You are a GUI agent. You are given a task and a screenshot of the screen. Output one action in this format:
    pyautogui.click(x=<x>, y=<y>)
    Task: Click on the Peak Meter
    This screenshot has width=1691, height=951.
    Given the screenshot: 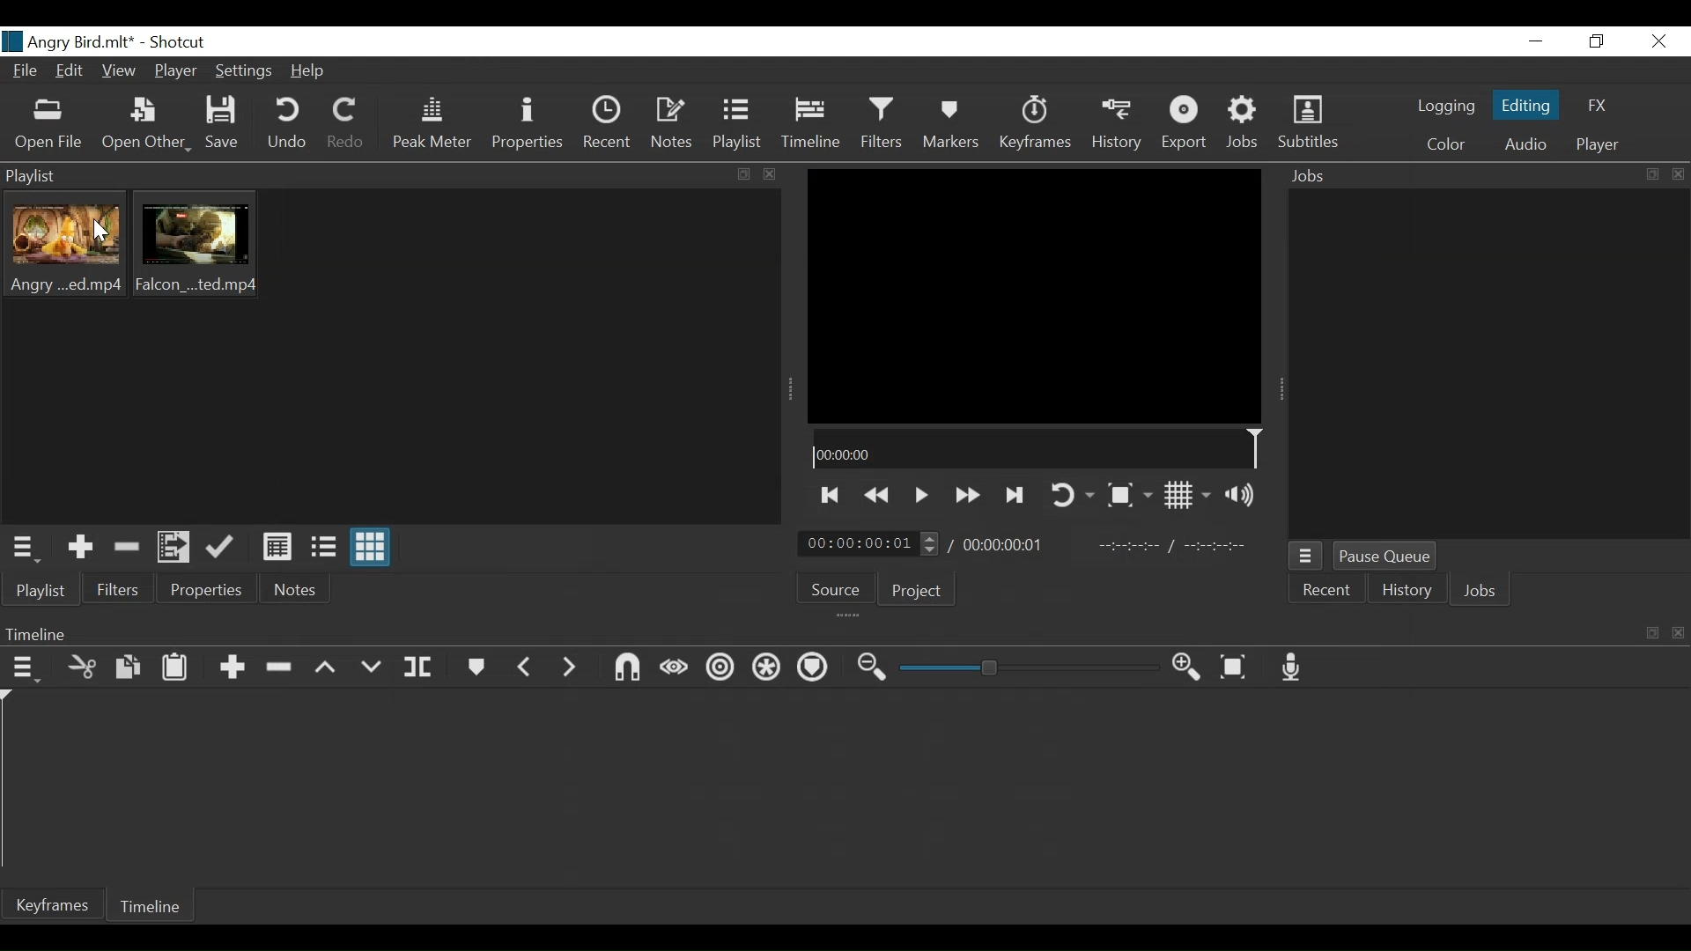 What is the action you would take?
    pyautogui.click(x=432, y=123)
    